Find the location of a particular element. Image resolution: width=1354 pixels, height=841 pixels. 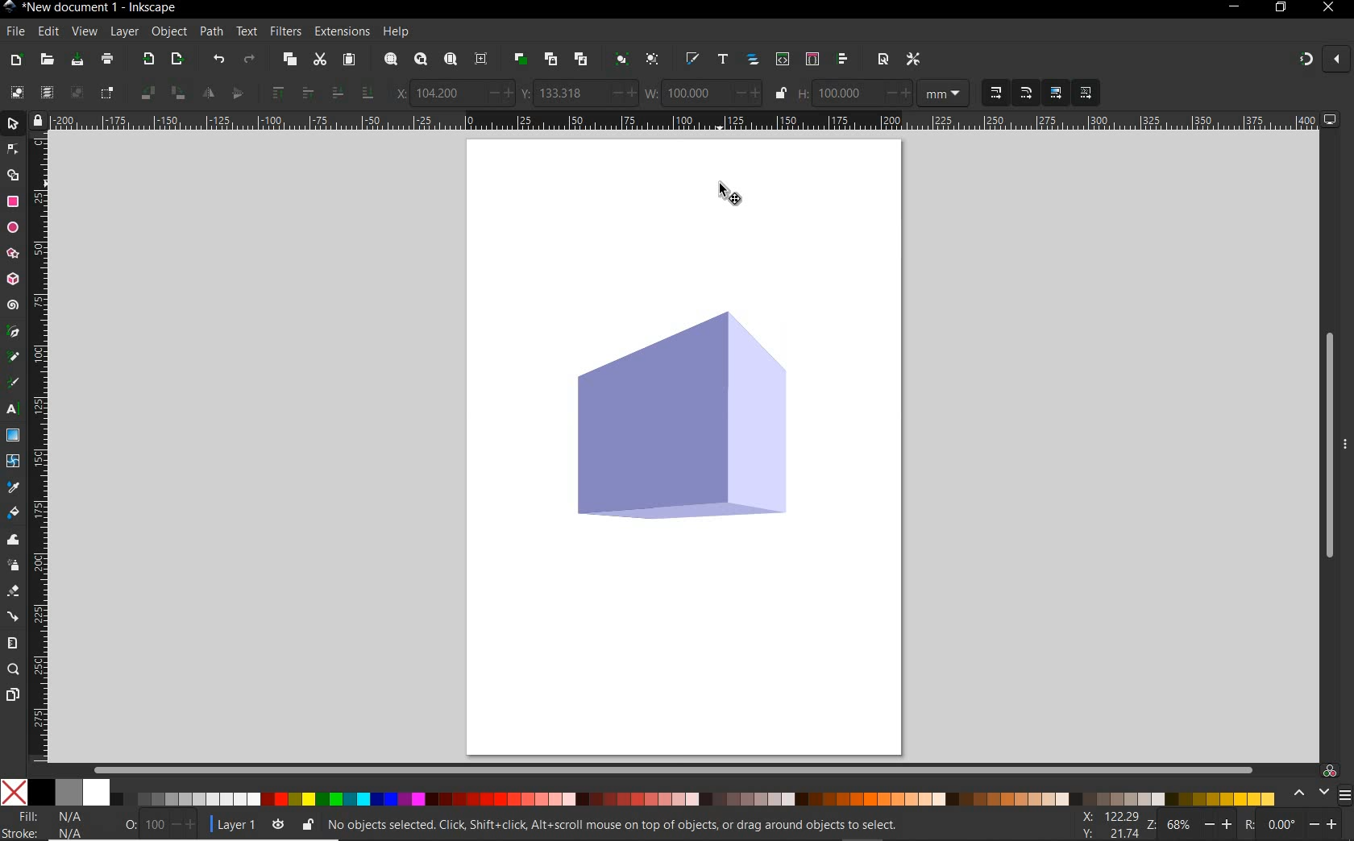

cut is located at coordinates (319, 59).